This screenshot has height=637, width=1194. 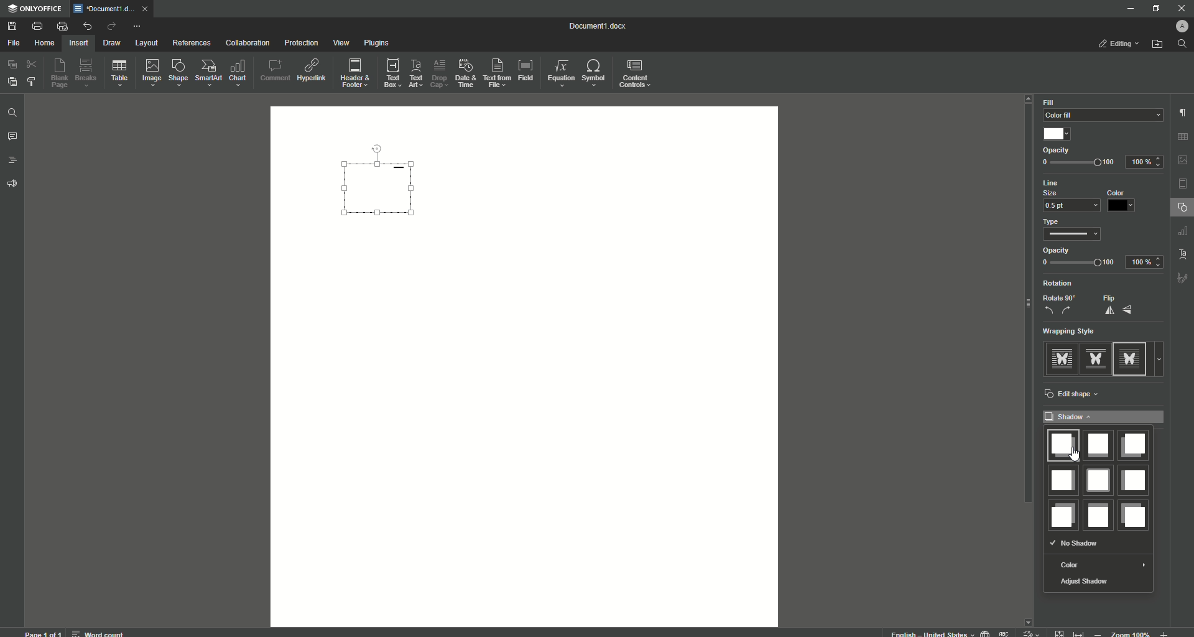 I want to click on SmartArt, so click(x=208, y=73).